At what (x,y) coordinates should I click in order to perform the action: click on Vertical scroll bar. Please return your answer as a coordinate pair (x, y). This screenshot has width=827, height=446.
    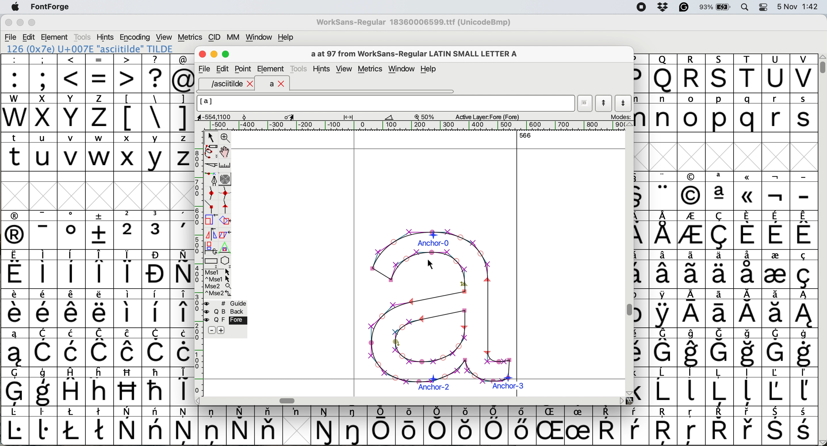
    Looking at the image, I should click on (627, 311).